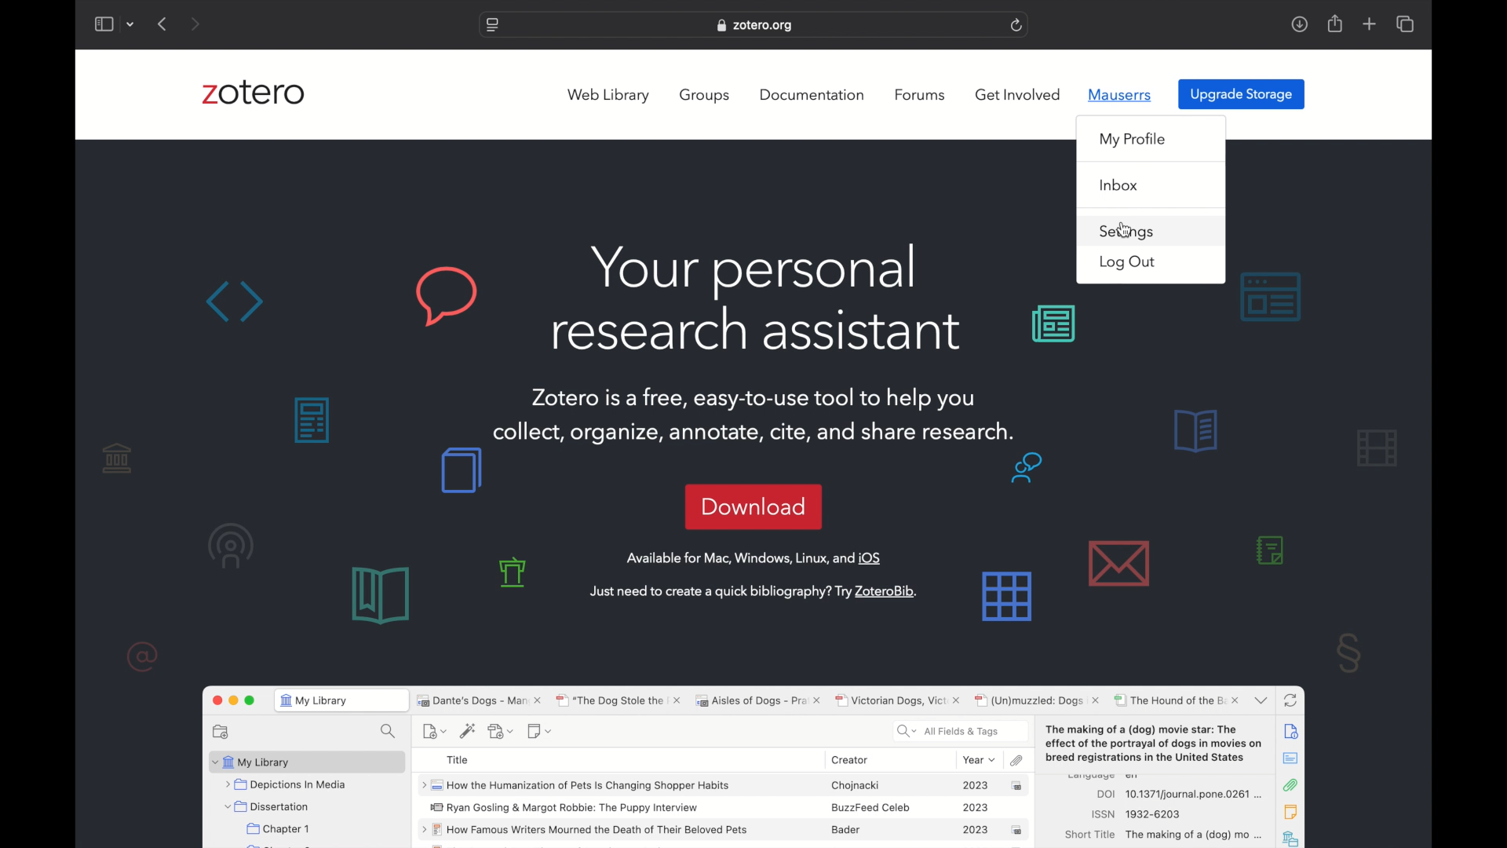 This screenshot has height=848, width=1507. I want to click on refresh, so click(1018, 24).